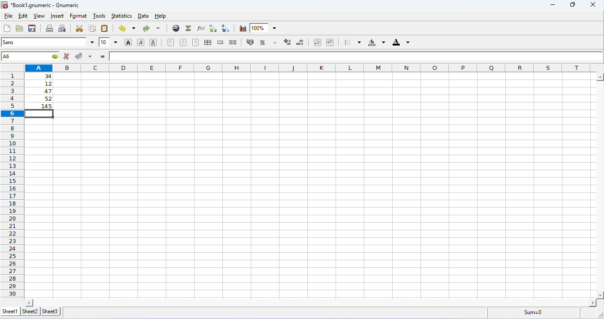 This screenshot has height=319, width=604. I want to click on redo, so click(151, 29).